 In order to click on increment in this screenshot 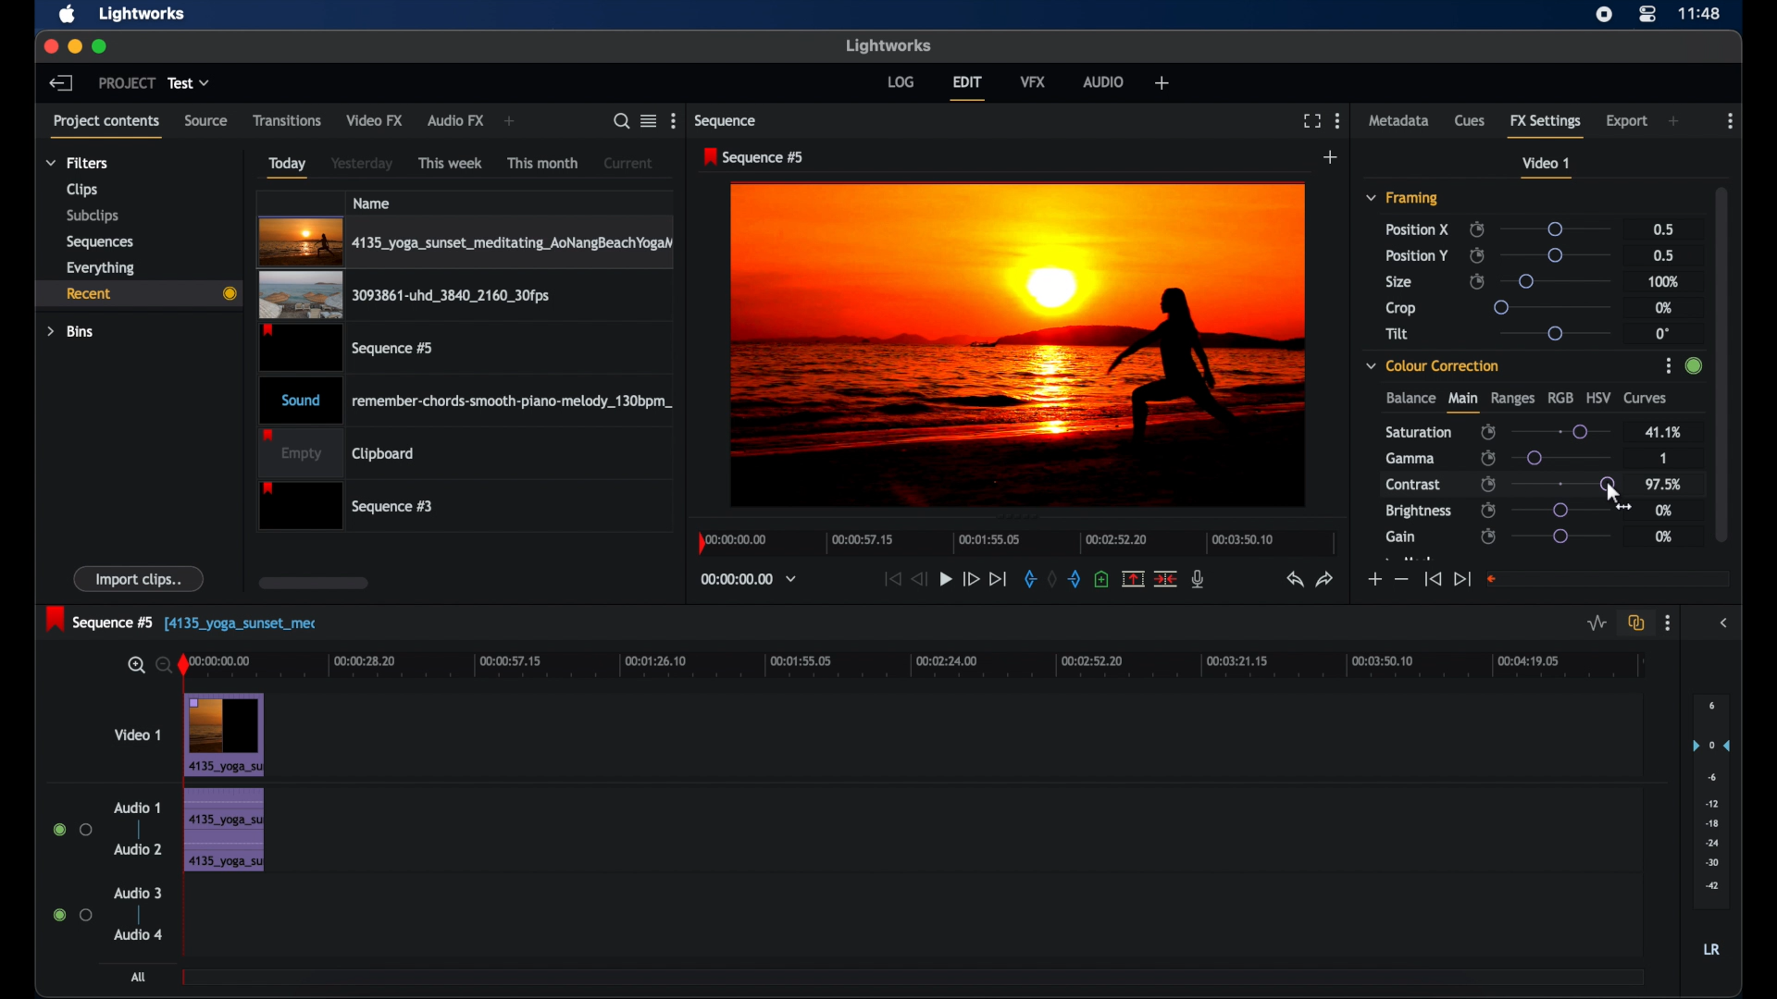, I will do `click(1373, 579)`.